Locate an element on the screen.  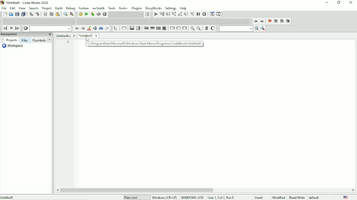
2 is located at coordinates (68, 47).